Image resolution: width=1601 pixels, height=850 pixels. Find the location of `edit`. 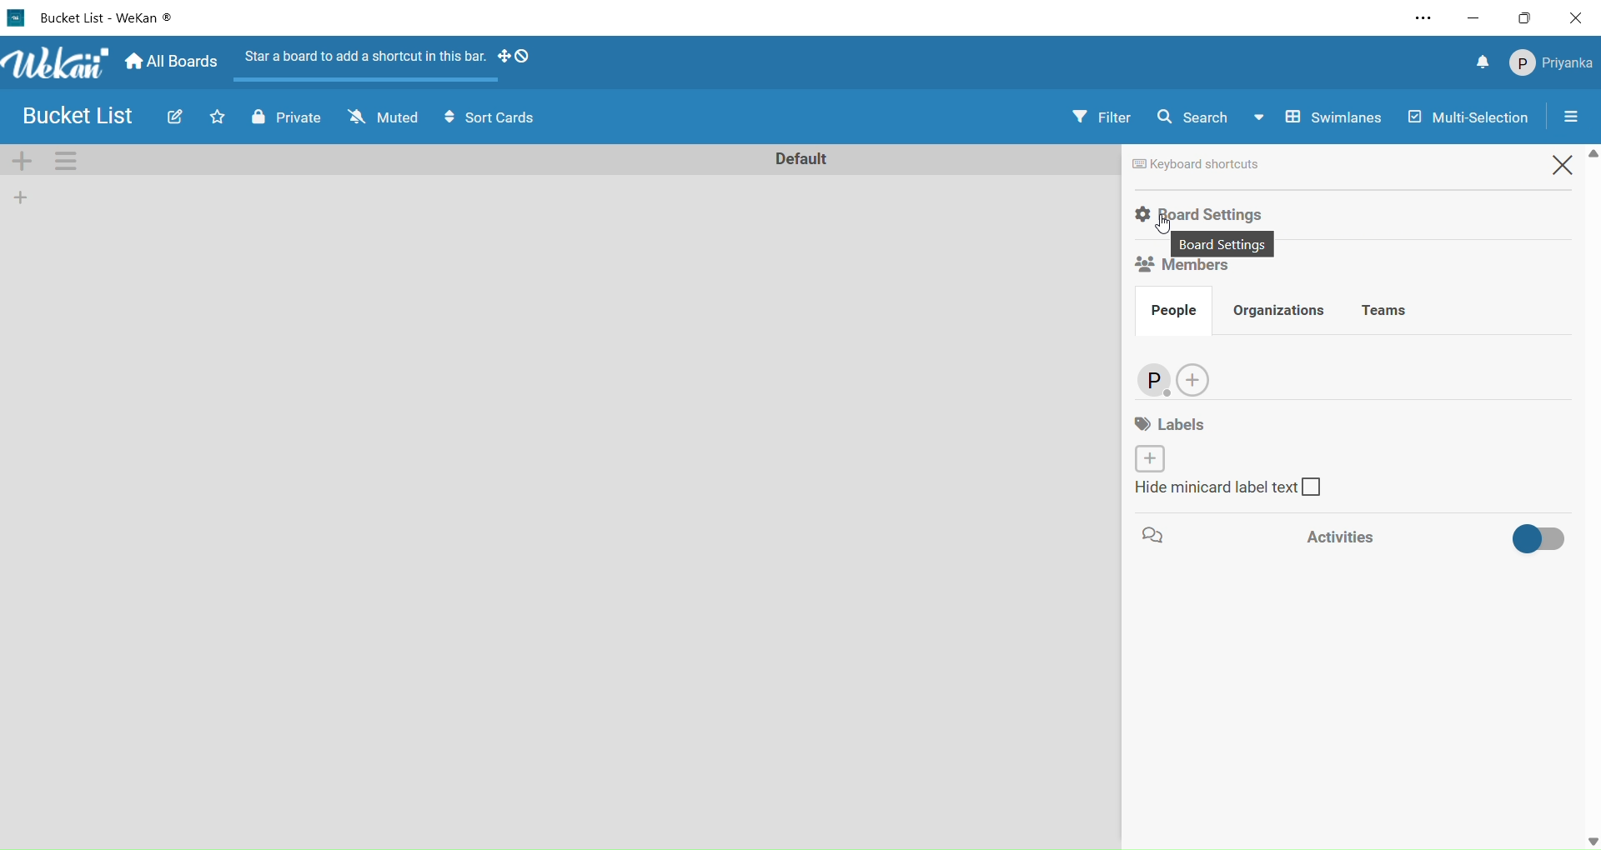

edit is located at coordinates (174, 117).